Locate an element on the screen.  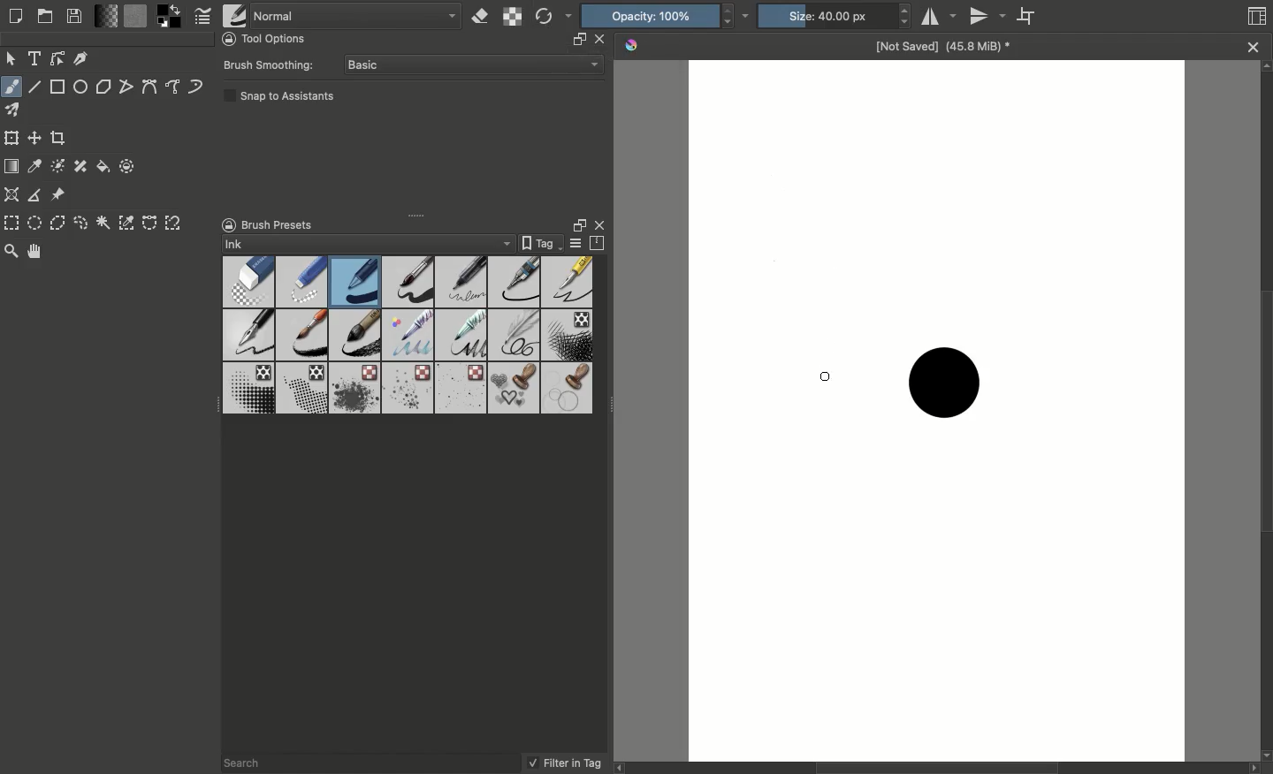
Measure distance is located at coordinates (35, 195).